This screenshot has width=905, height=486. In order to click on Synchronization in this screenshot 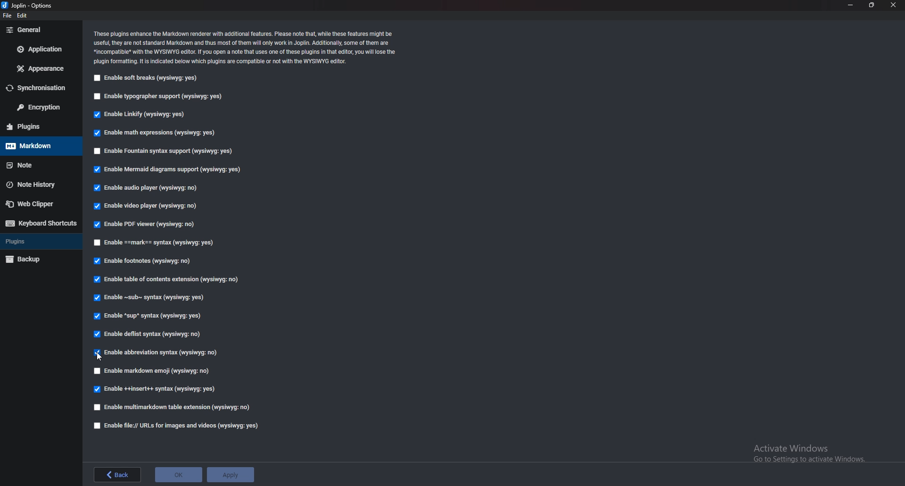, I will do `click(40, 88)`.